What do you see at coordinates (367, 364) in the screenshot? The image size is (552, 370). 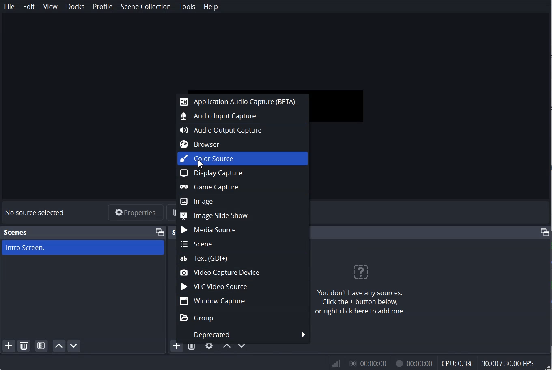 I see `0:00` at bounding box center [367, 364].